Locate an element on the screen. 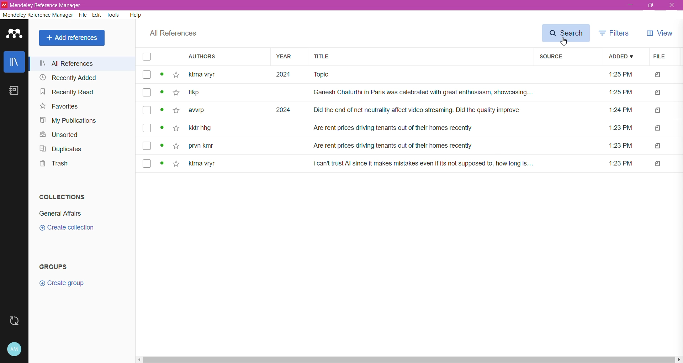 The height and width of the screenshot is (363, 683). File is located at coordinates (661, 57).